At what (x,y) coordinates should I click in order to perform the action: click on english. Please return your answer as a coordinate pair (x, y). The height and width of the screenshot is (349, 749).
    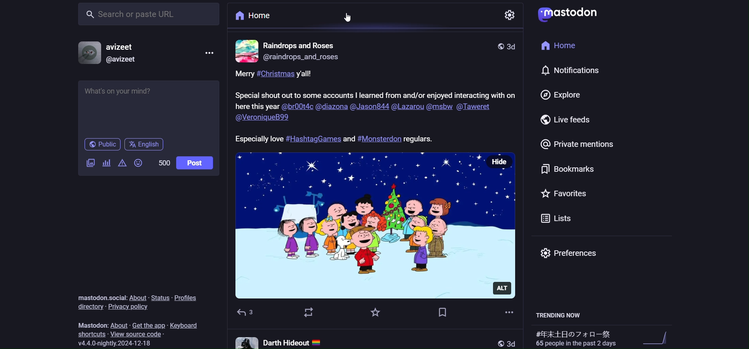
    Looking at the image, I should click on (147, 144).